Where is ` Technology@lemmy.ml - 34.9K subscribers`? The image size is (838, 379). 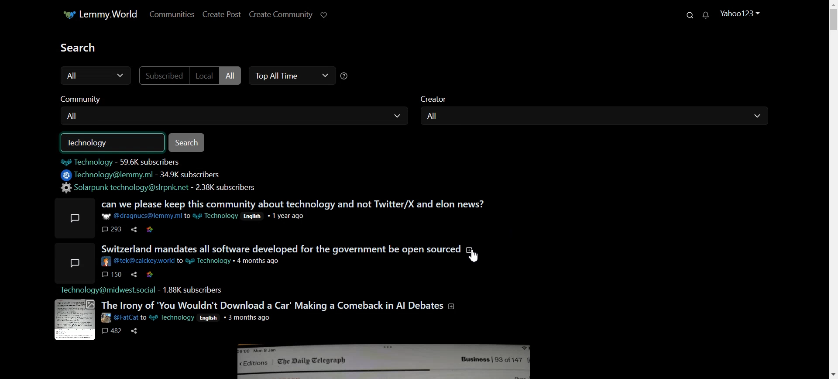
 Technology@lemmy.ml - 34.9K subscribers is located at coordinates (146, 175).